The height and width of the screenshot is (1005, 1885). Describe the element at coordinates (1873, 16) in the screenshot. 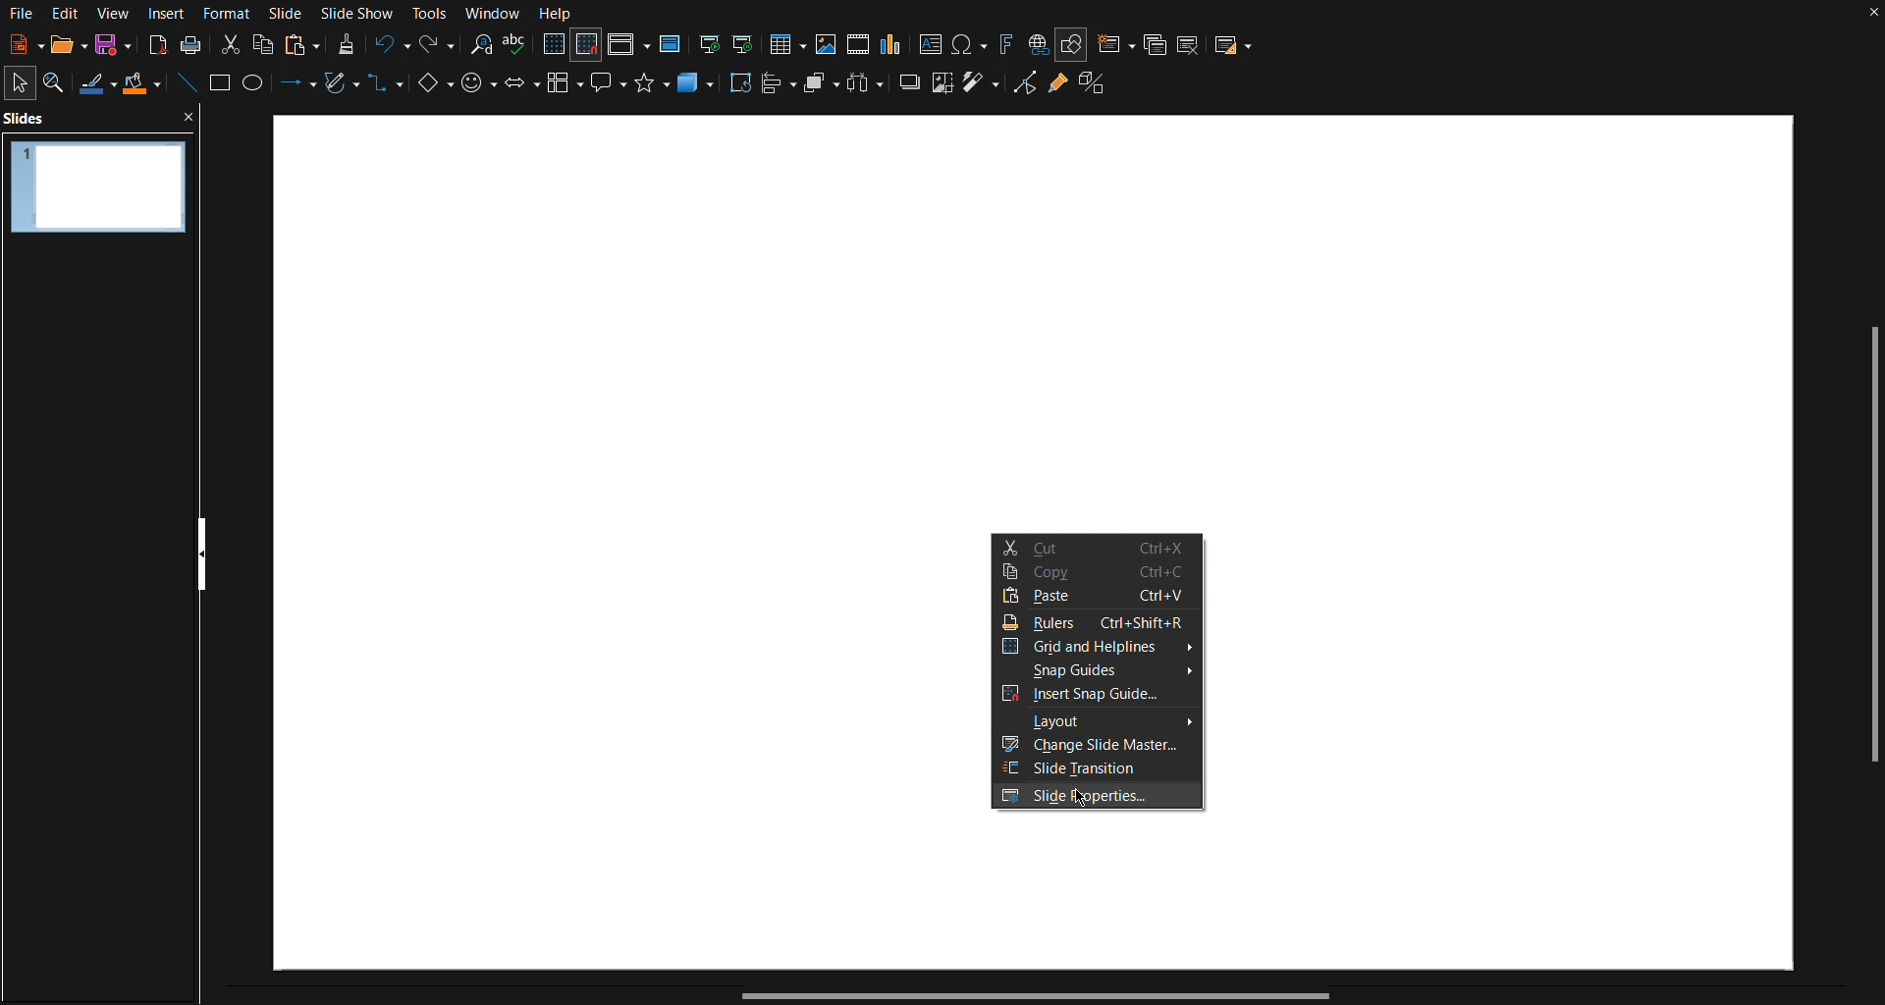

I see `Close` at that location.